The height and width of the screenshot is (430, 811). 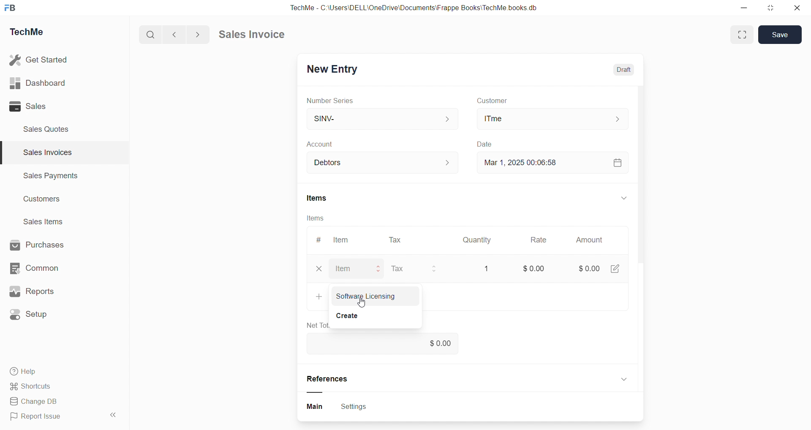 I want to click on Close, so click(x=799, y=10).